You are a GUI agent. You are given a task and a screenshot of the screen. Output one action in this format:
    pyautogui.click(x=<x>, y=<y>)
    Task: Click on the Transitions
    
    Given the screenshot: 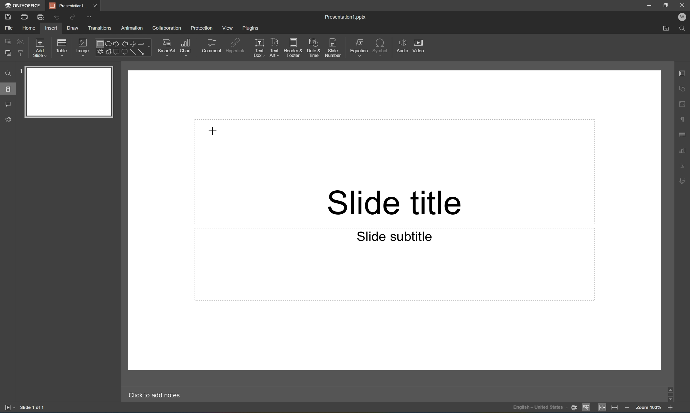 What is the action you would take?
    pyautogui.click(x=100, y=29)
    